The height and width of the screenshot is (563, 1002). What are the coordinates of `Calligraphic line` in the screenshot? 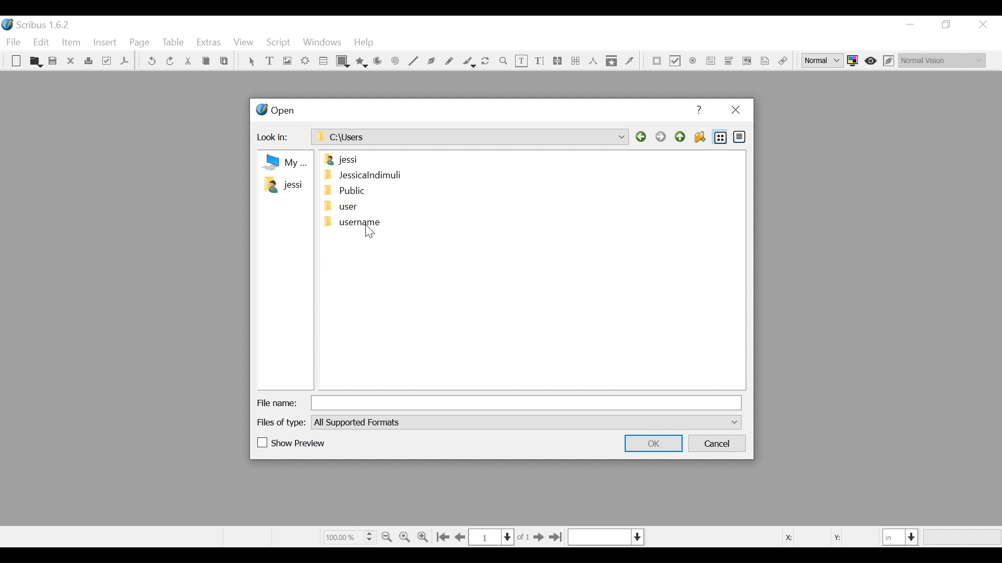 It's located at (468, 62).